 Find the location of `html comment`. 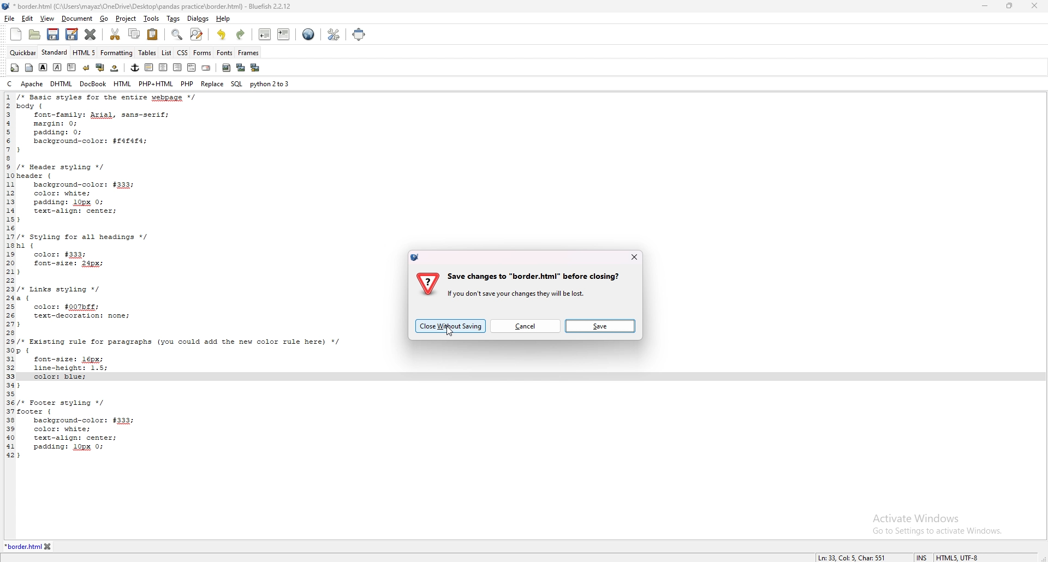

html comment is located at coordinates (192, 68).